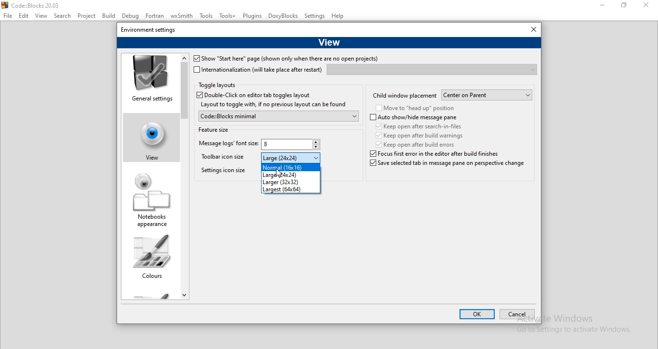  I want to click on Toolbar icon size: Large (24x24), so click(225, 159).